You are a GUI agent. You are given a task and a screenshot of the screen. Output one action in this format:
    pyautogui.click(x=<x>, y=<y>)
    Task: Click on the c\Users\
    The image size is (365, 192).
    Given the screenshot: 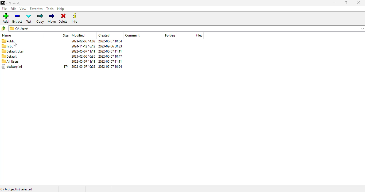 What is the action you would take?
    pyautogui.click(x=186, y=29)
    